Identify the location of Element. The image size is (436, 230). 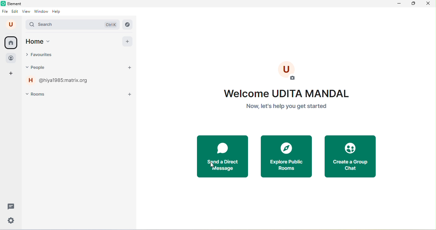
(12, 3).